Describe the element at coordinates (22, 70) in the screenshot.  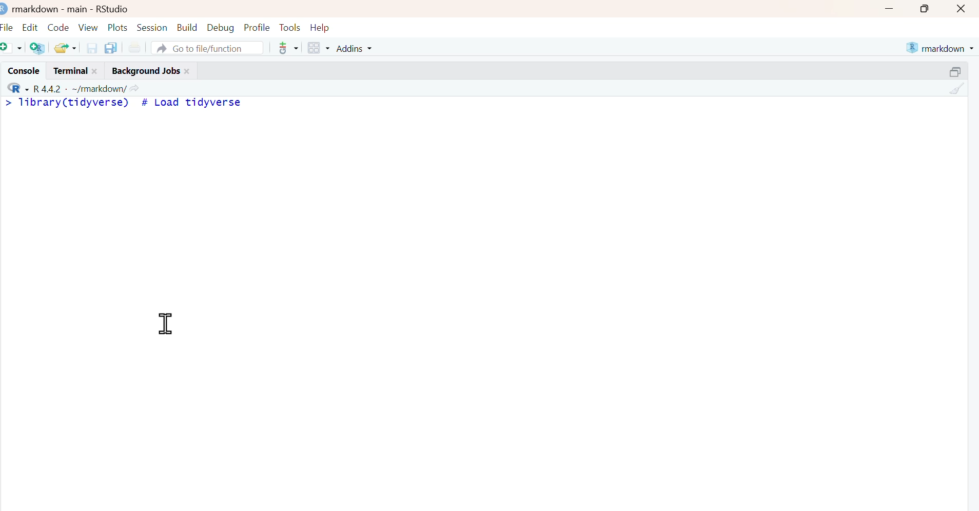
I see `Console` at that location.